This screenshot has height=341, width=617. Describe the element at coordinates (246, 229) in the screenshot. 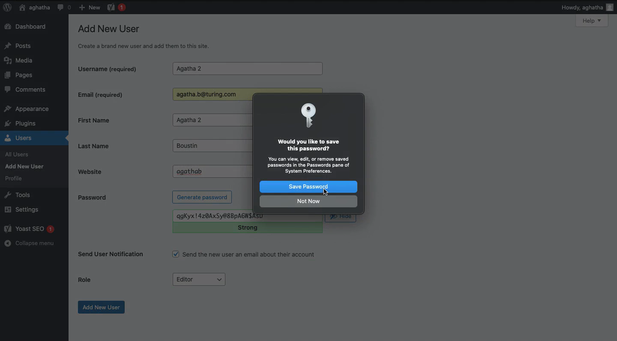

I see `Strong` at that location.